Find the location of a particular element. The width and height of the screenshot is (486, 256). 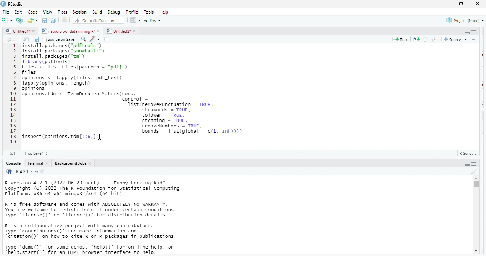

R421: ~/ is located at coordinates (30, 172).